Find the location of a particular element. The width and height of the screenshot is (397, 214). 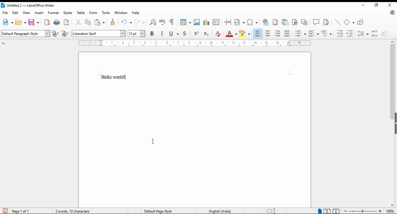

minimize is located at coordinates (364, 5).